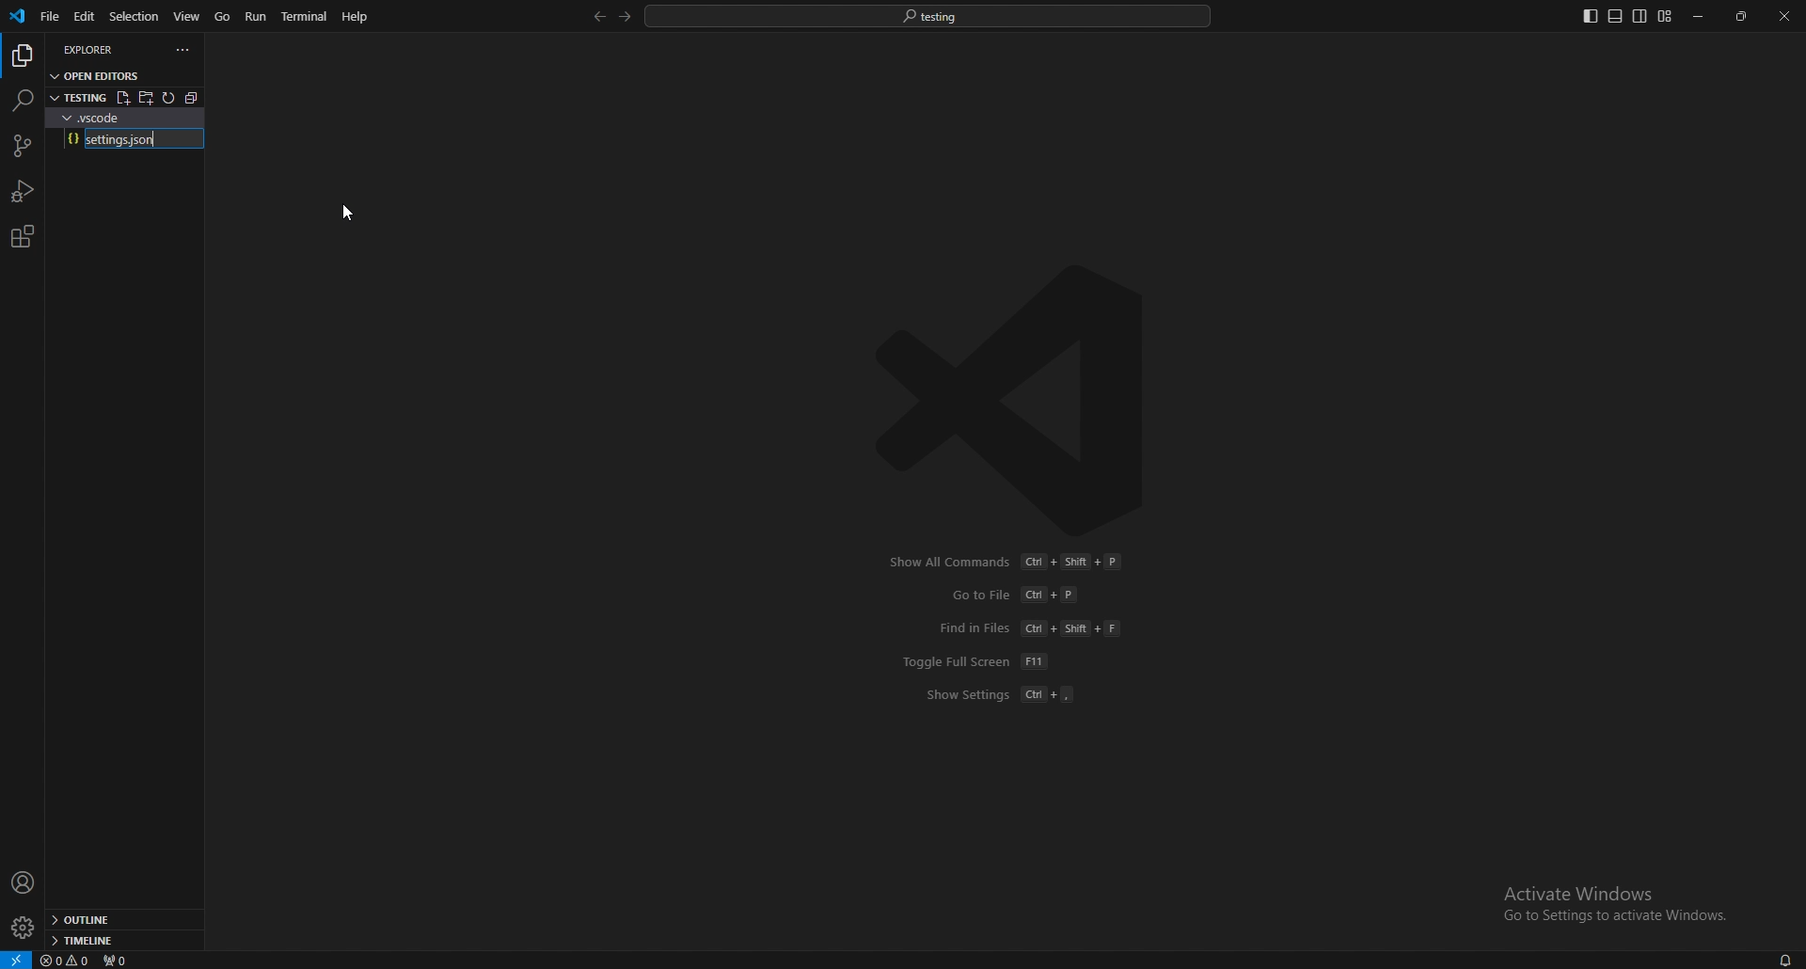 Image resolution: width=1806 pixels, height=969 pixels. I want to click on vscode, so click(19, 16).